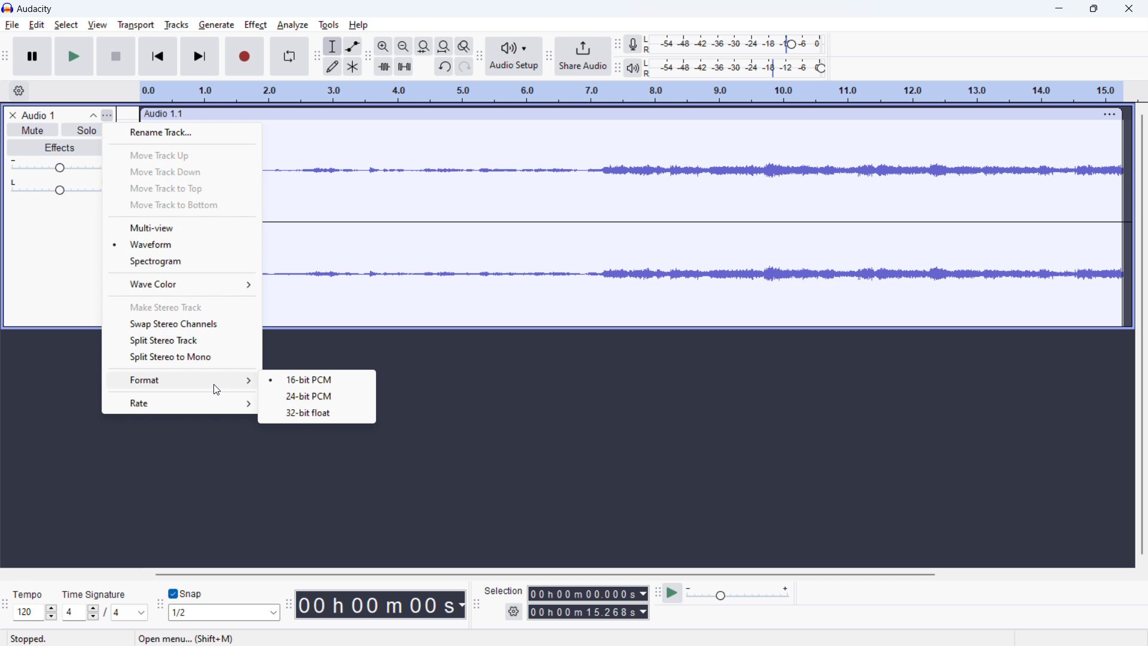  Describe the element at coordinates (57, 187) in the screenshot. I see `pan: center` at that location.